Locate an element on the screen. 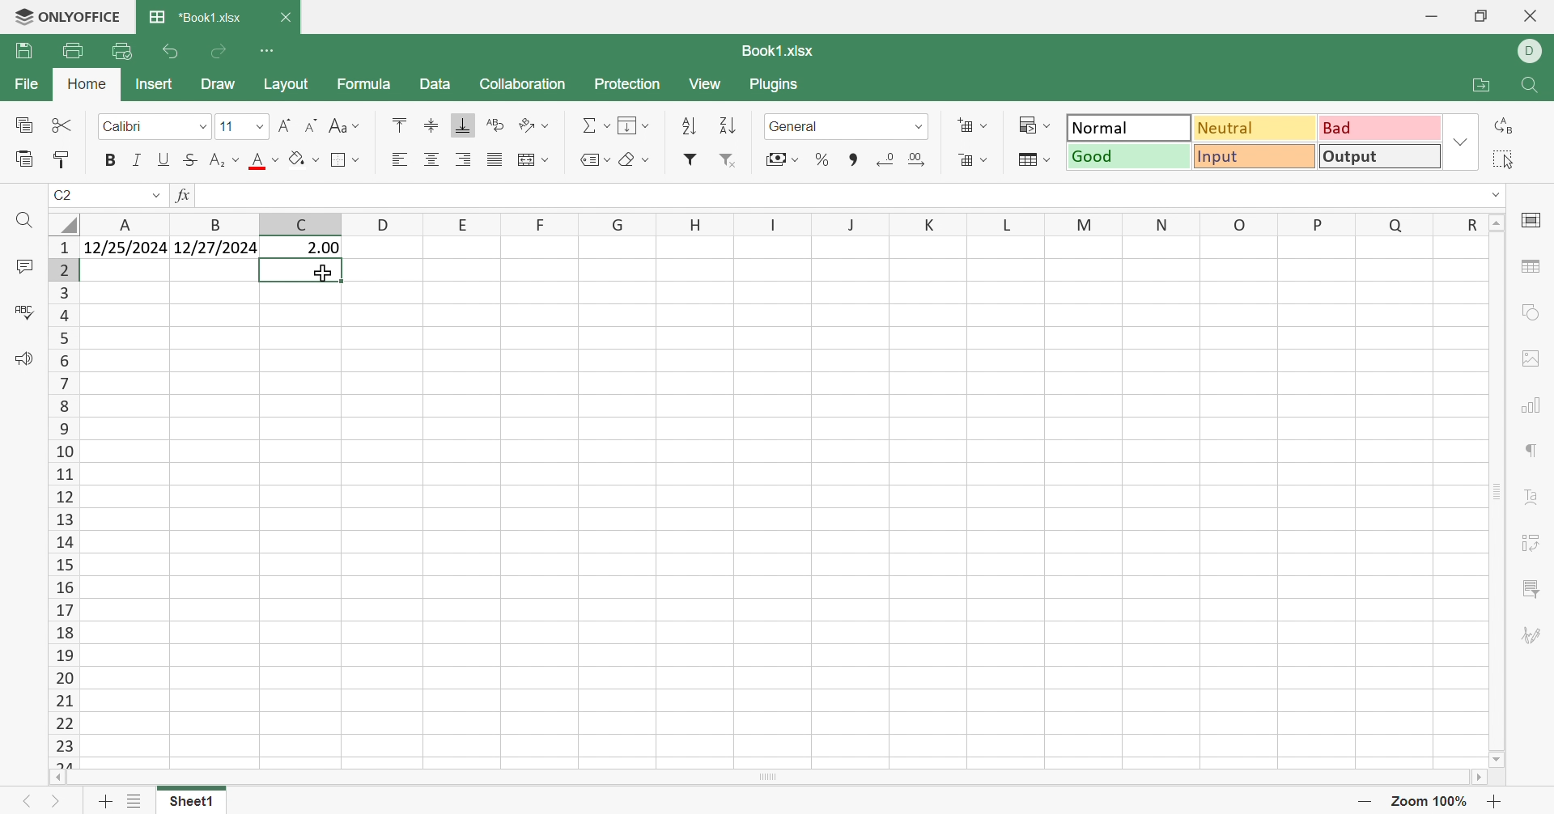 Image resolution: width=1554 pixels, height=814 pixels. Insert is located at coordinates (154, 84).